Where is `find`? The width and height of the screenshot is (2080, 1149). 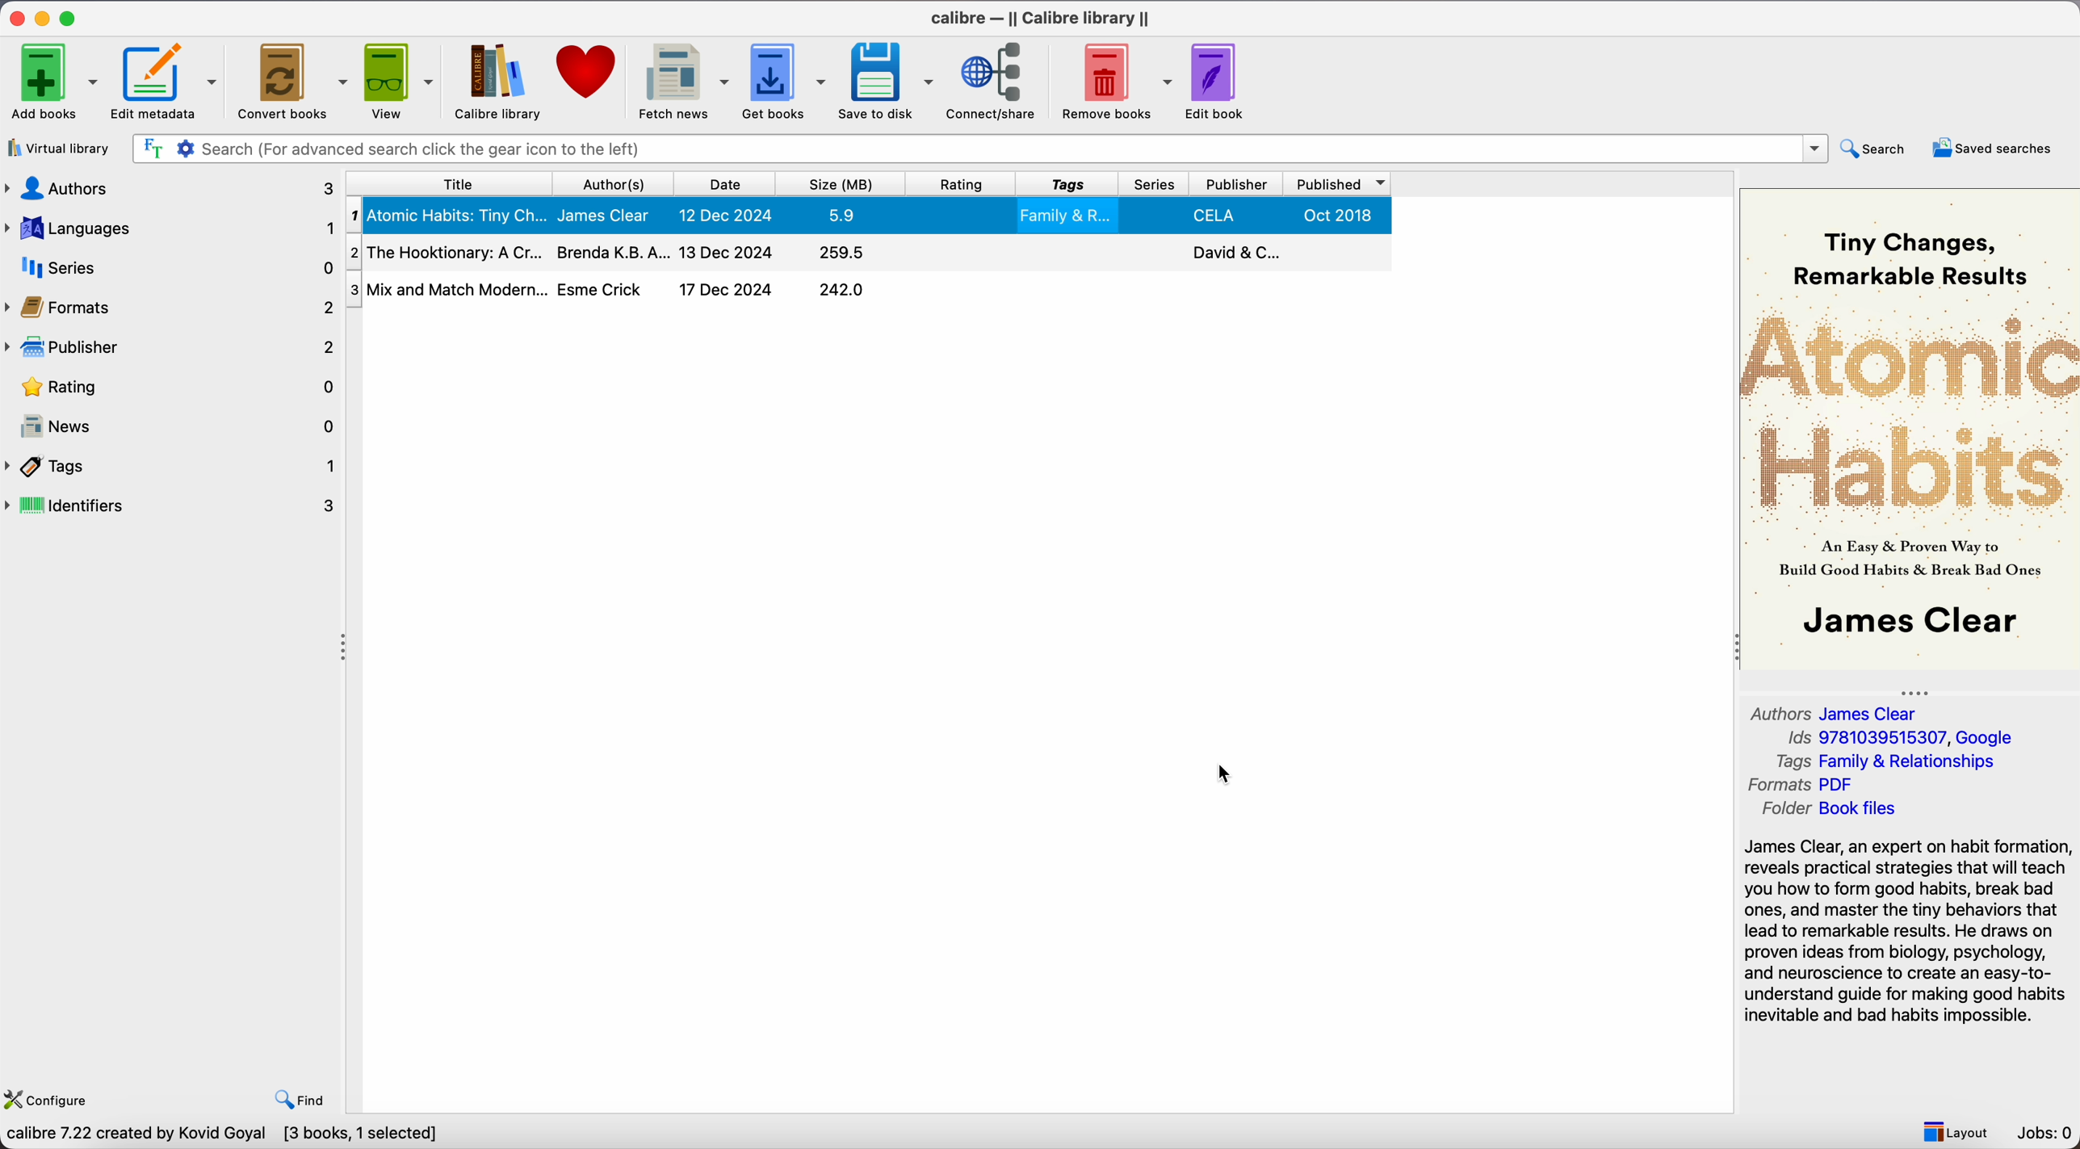 find is located at coordinates (300, 1101).